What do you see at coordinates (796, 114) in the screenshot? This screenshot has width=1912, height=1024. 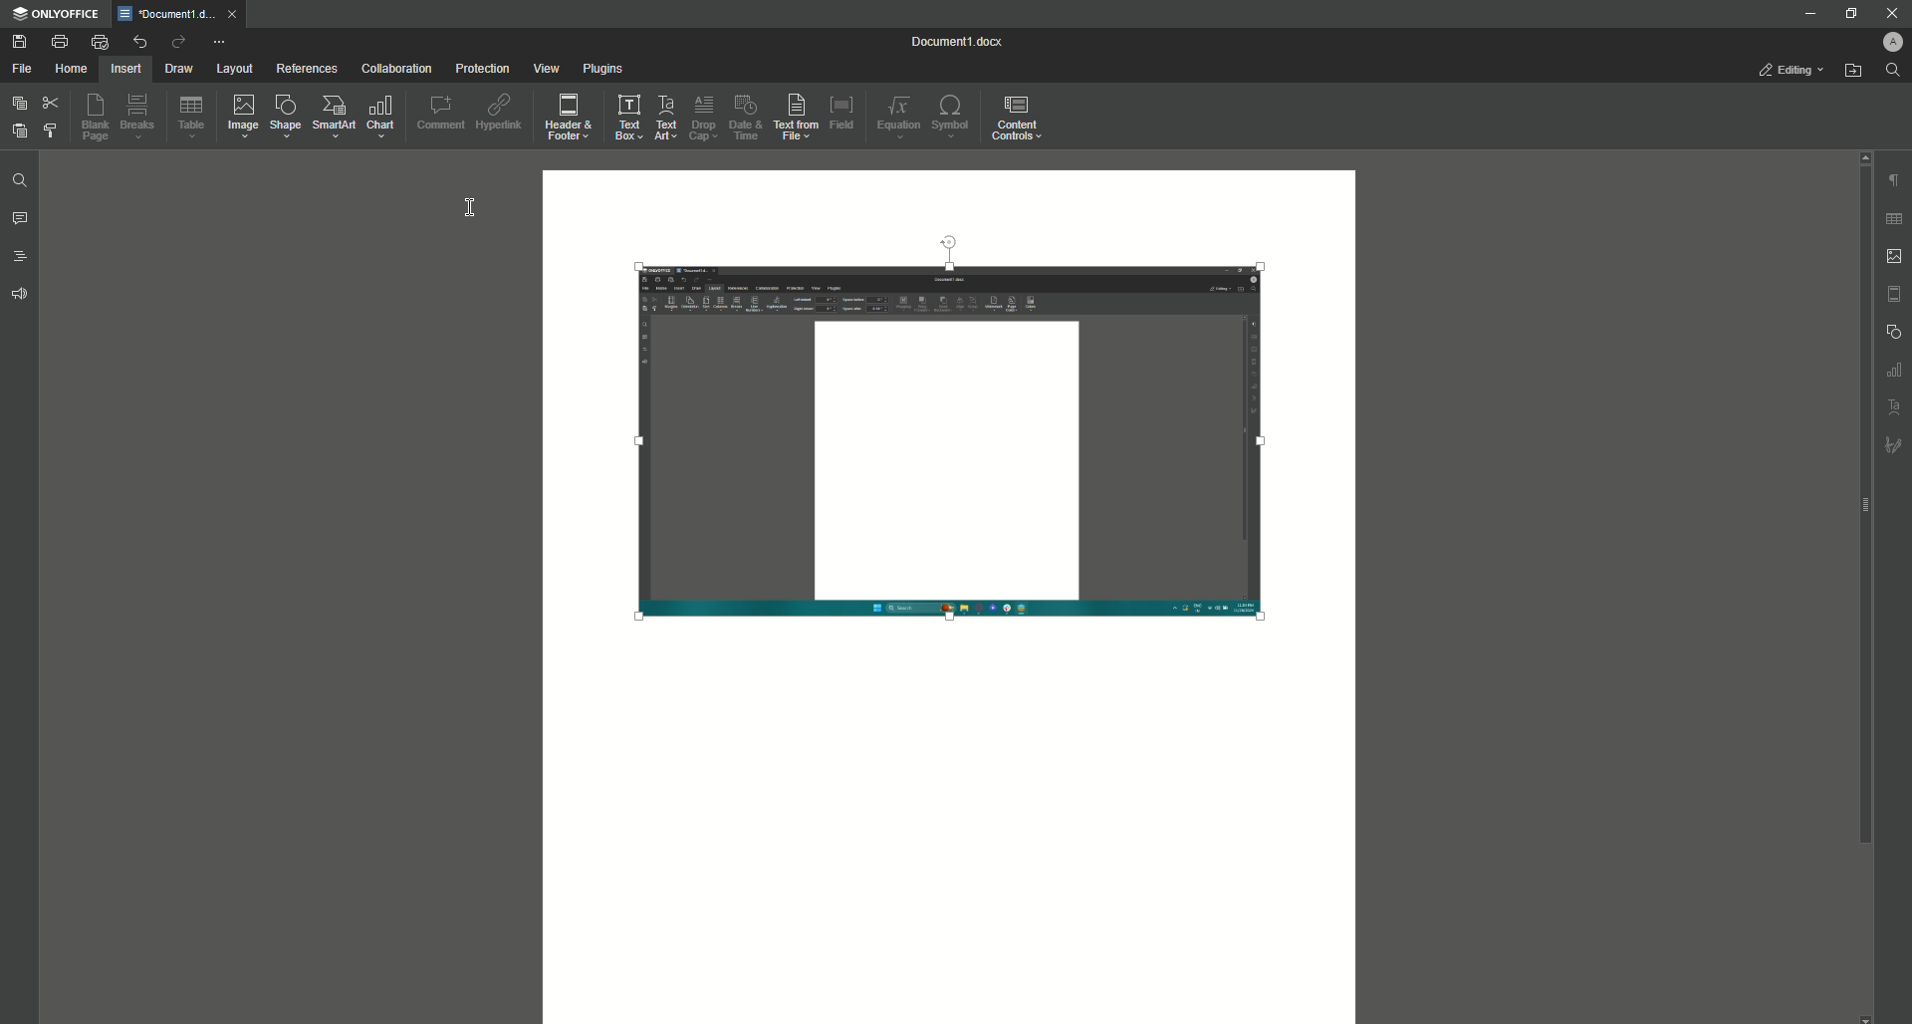 I see `Text From File` at bounding box center [796, 114].